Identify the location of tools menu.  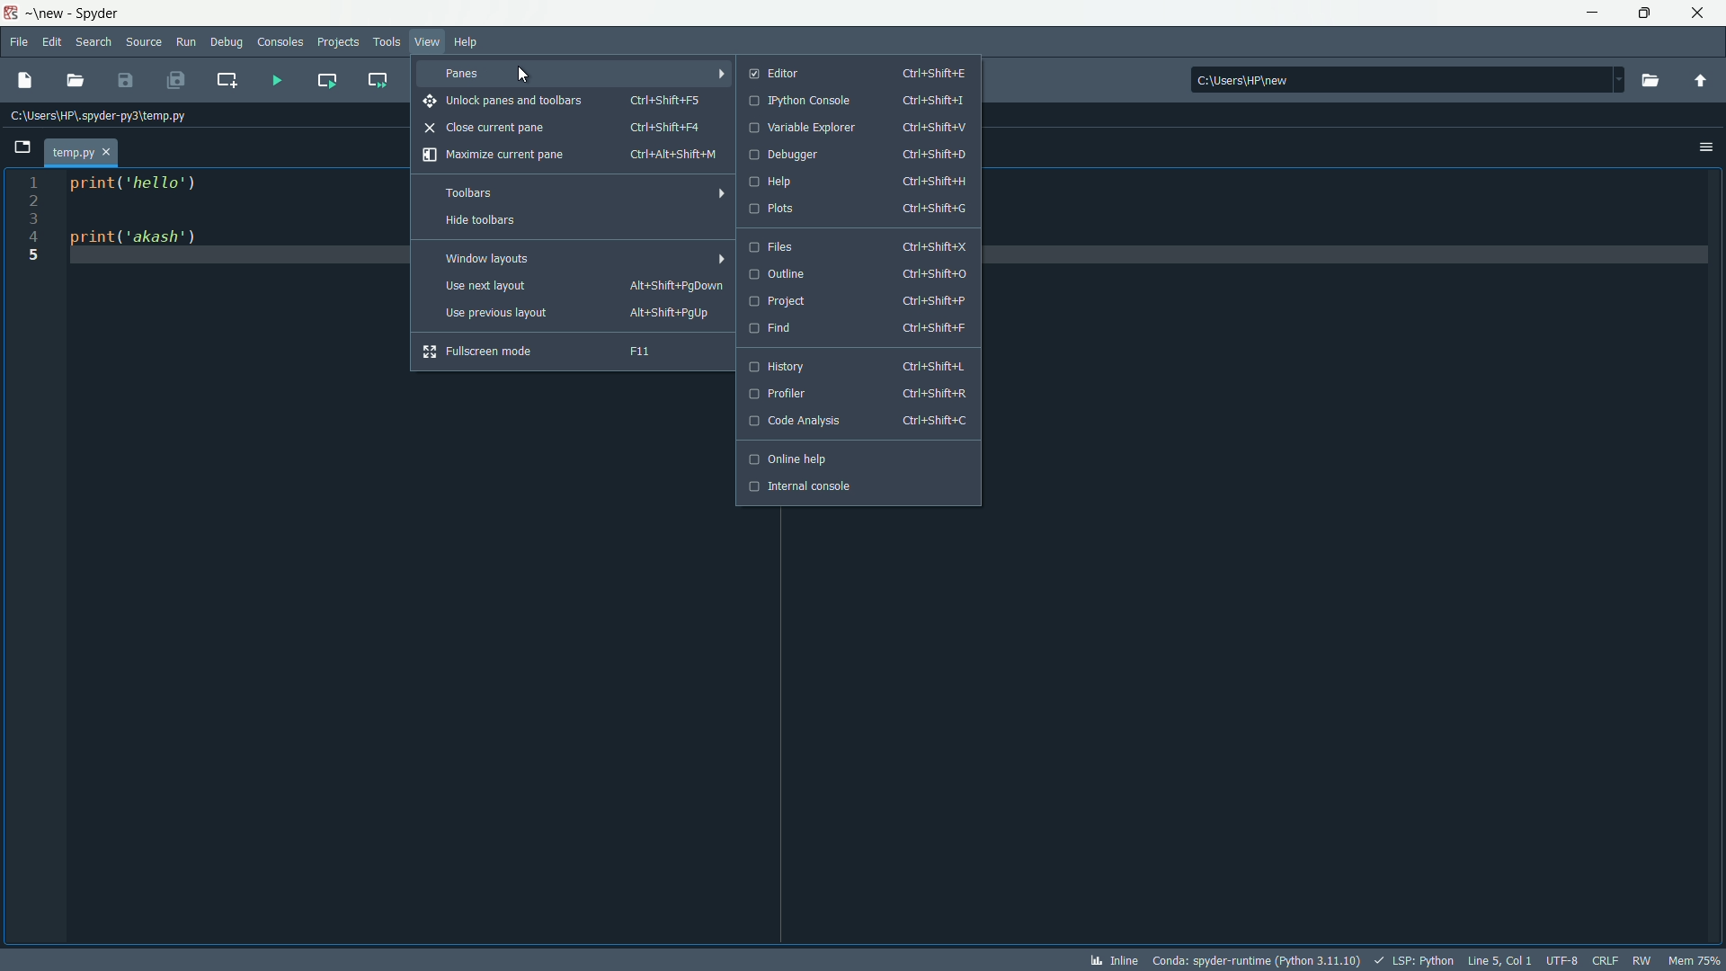
(386, 40).